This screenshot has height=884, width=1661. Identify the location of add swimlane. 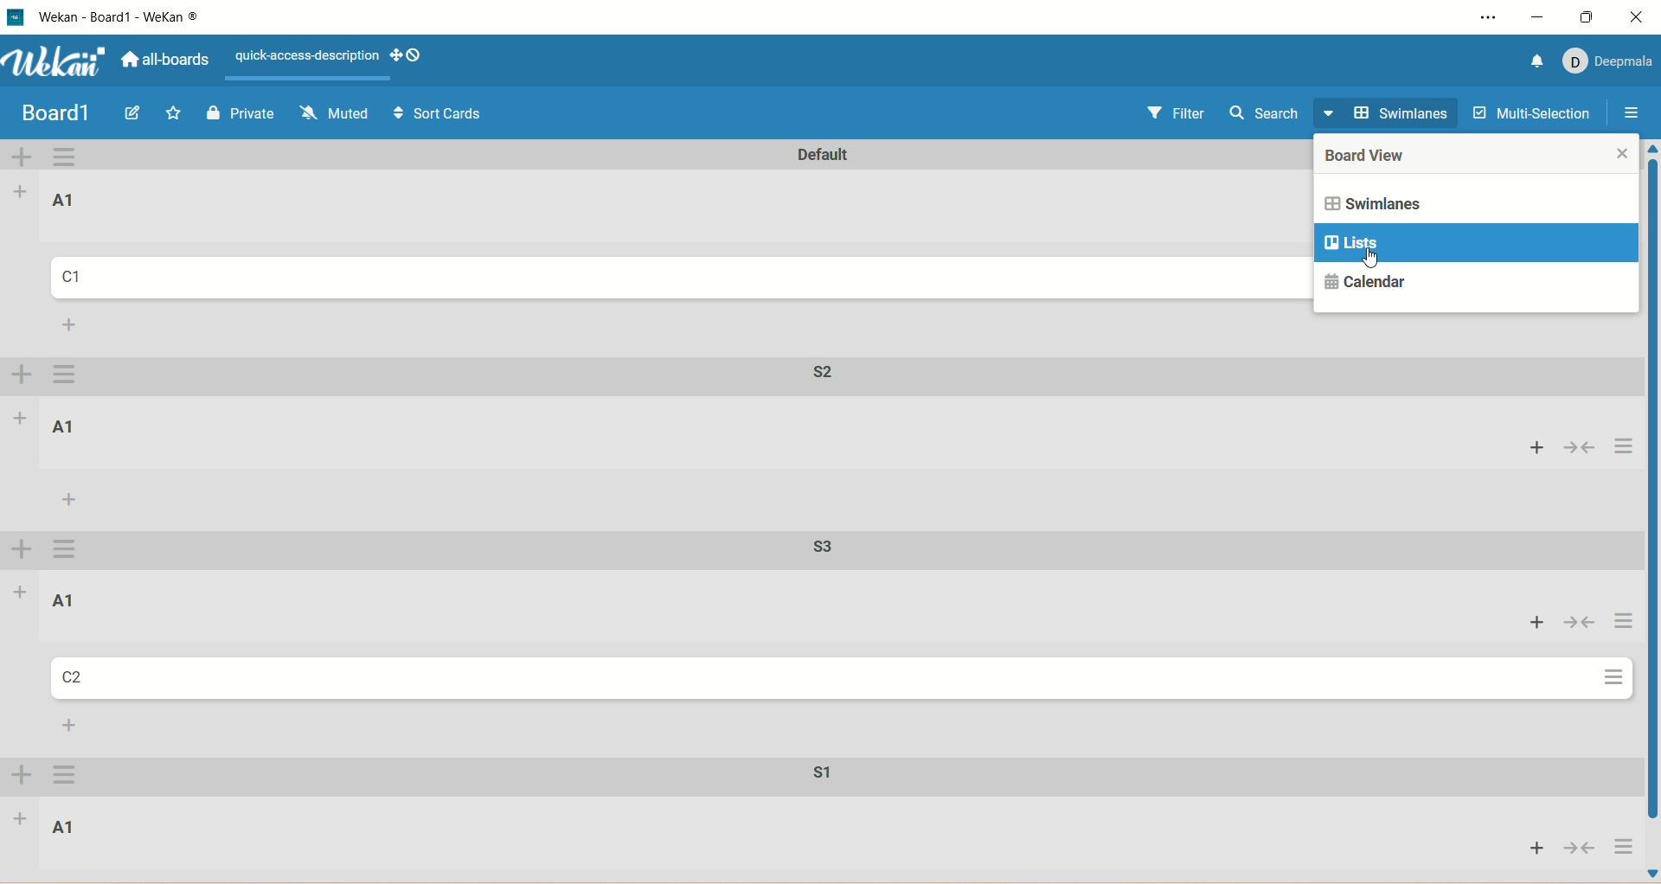
(23, 549).